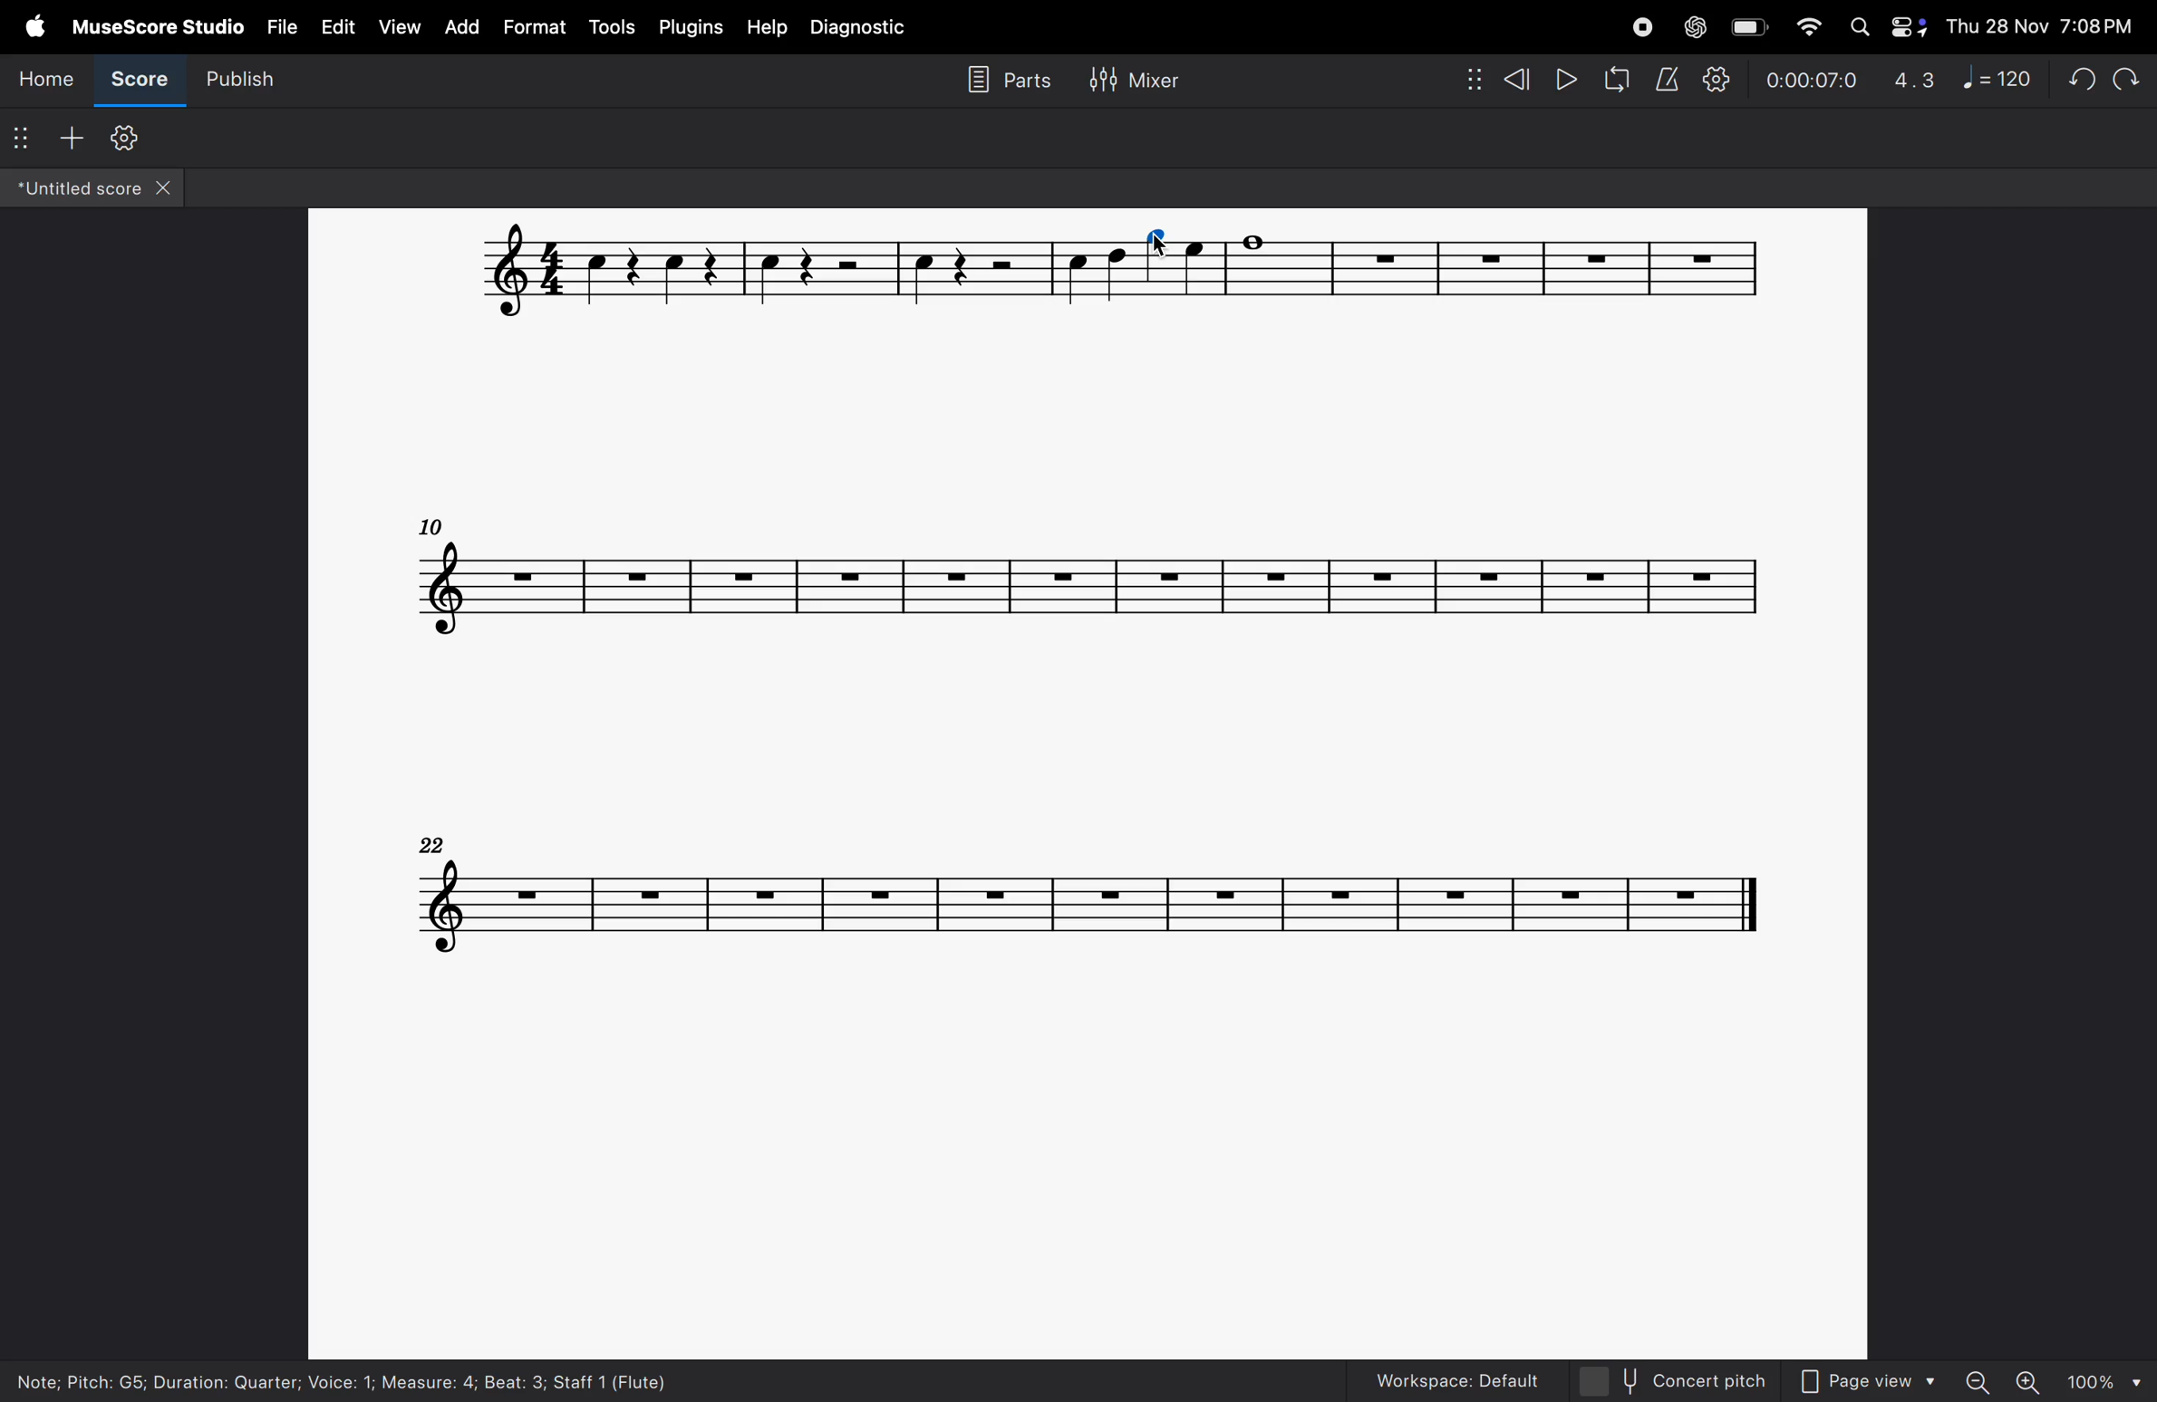  Describe the element at coordinates (1448, 1375) in the screenshot. I see `workspaces default` at that location.